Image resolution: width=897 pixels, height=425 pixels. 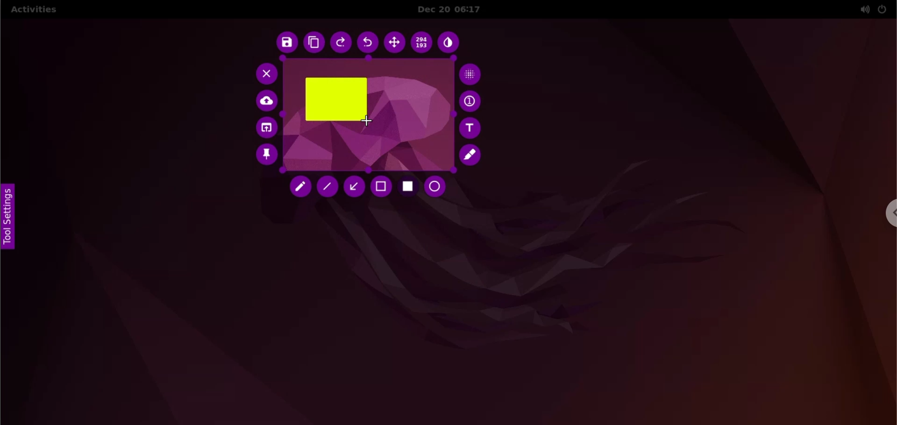 I want to click on x and y coordinate value, so click(x=422, y=44).